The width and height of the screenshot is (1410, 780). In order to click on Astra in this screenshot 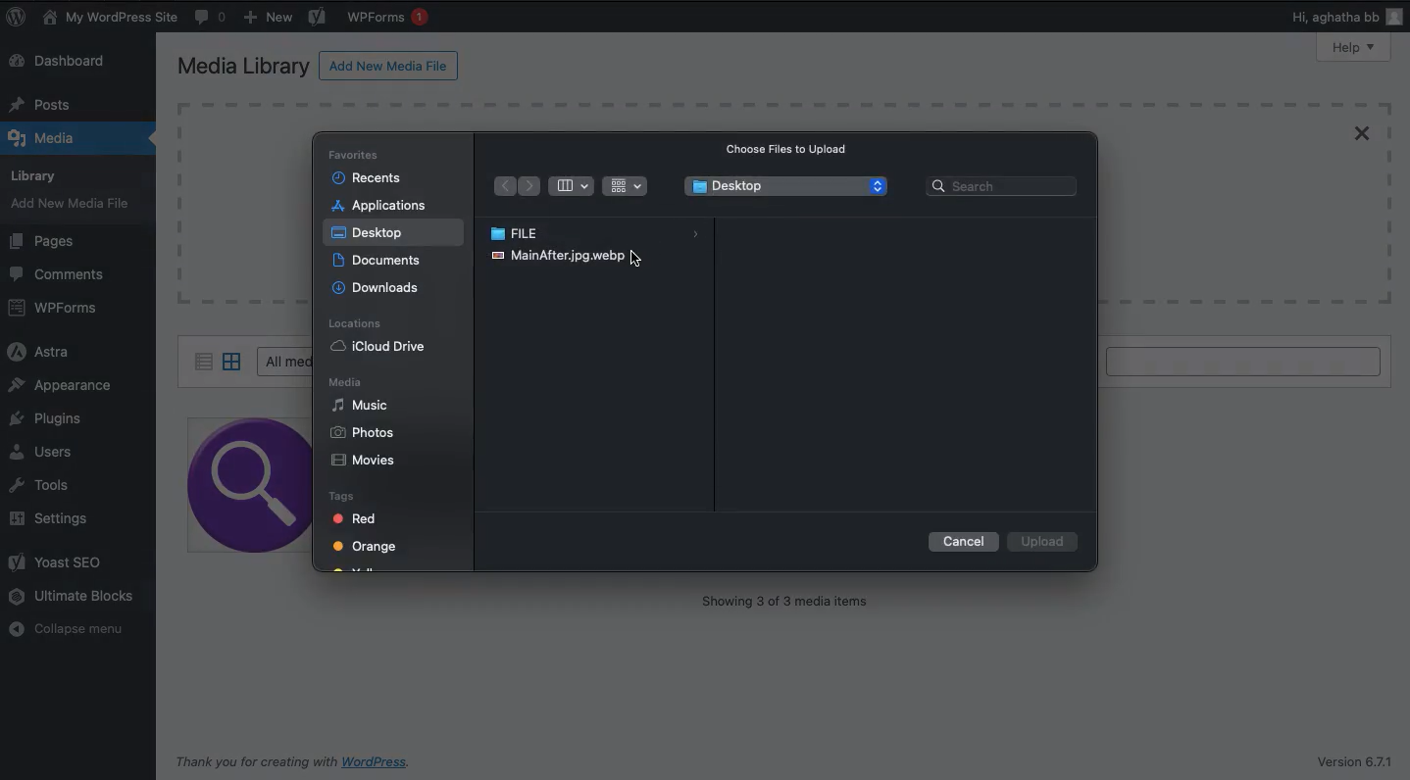, I will do `click(37, 352)`.